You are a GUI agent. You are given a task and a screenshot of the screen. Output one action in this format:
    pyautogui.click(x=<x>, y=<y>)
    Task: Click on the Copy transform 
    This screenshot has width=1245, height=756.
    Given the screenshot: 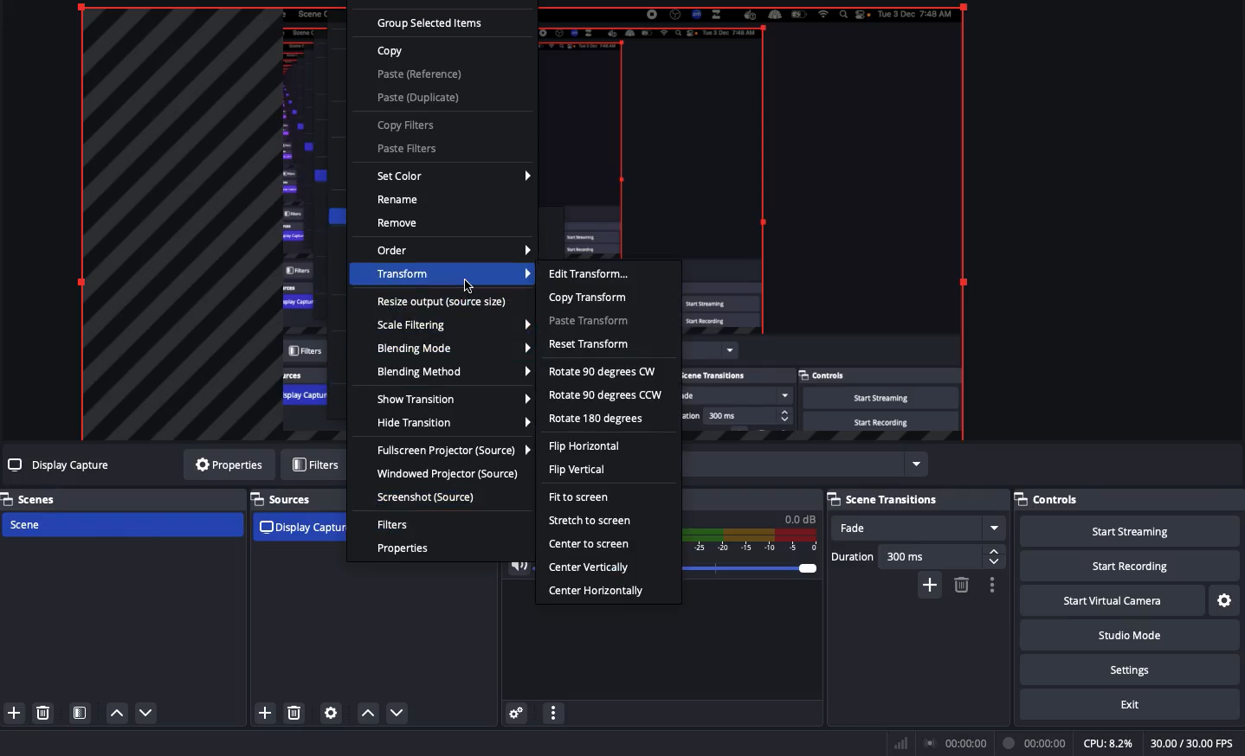 What is the action you would take?
    pyautogui.click(x=586, y=298)
    